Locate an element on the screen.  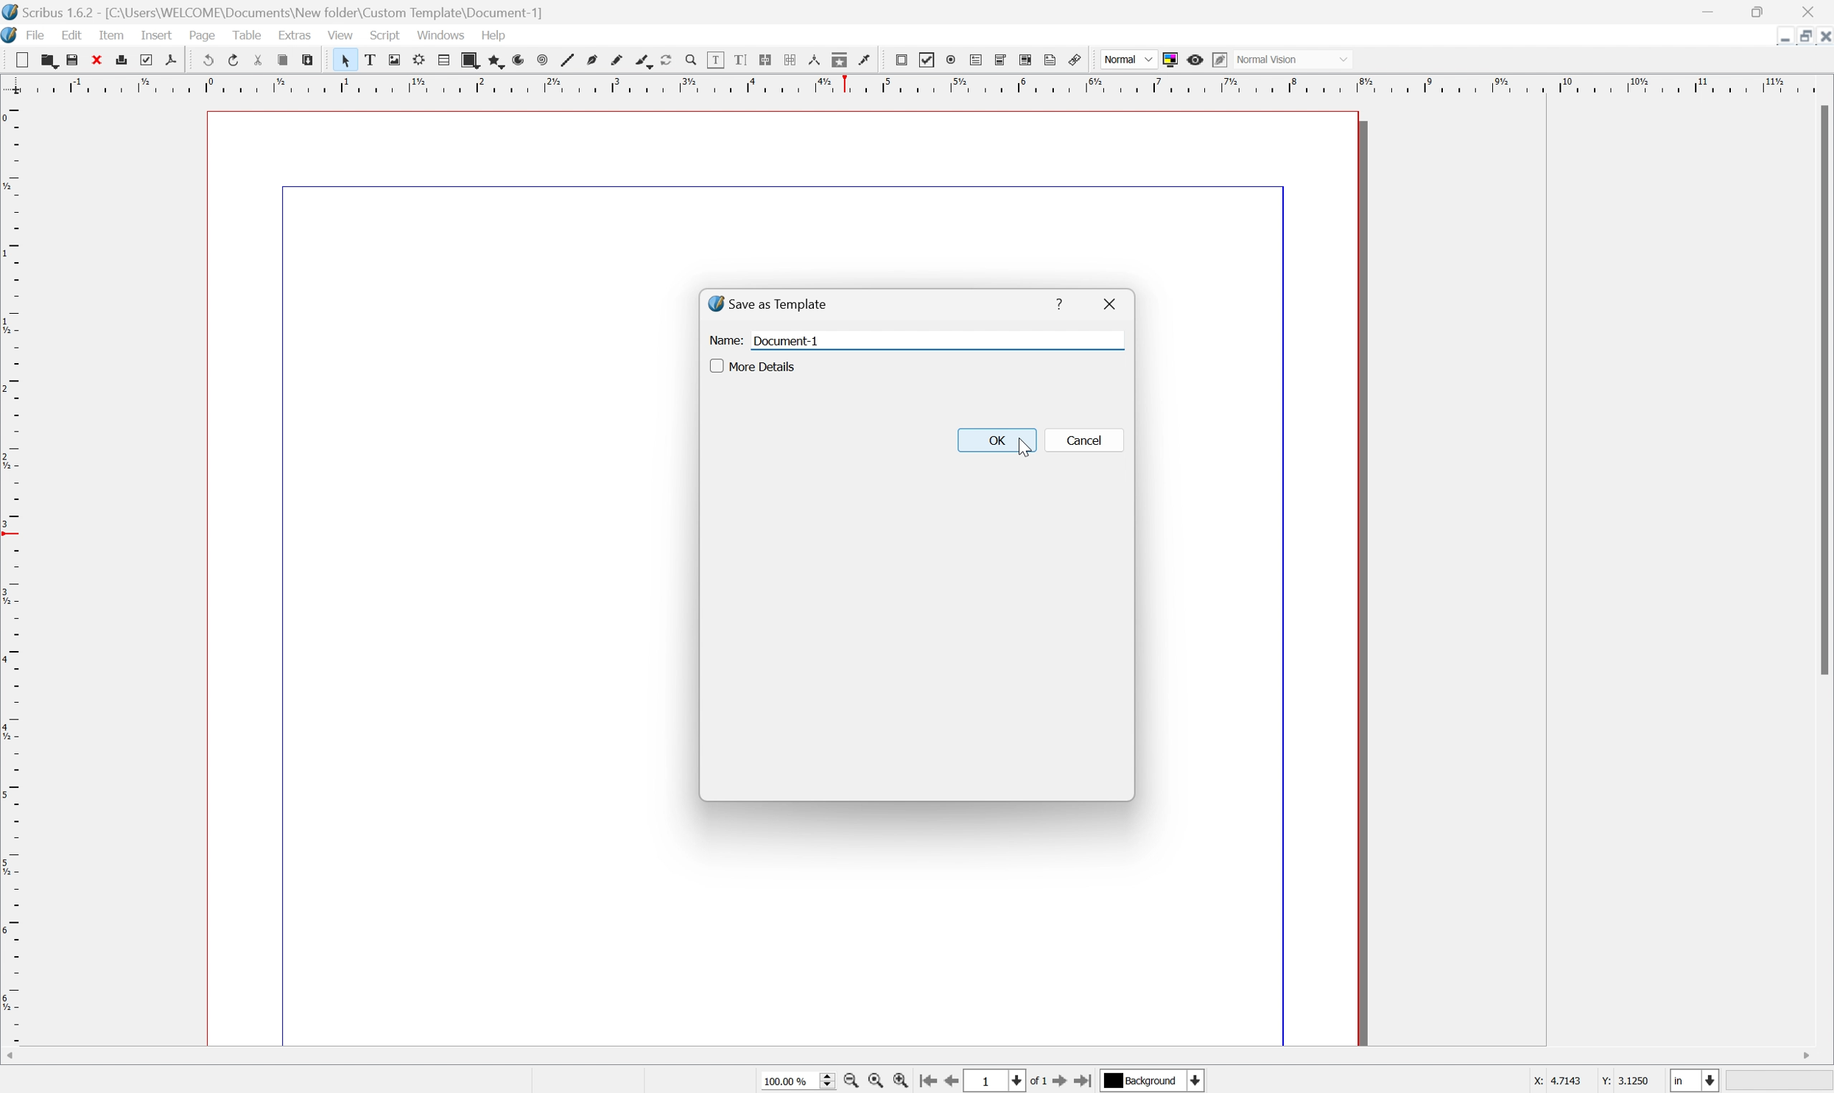
bezier curve is located at coordinates (594, 59).